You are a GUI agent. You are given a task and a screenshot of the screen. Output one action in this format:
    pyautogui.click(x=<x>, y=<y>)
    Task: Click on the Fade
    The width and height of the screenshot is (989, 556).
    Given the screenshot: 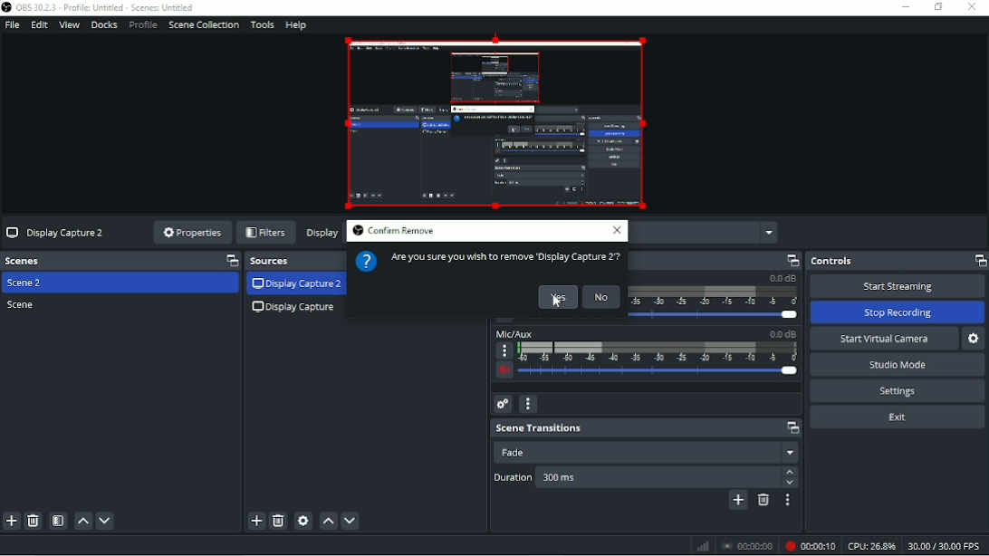 What is the action you would take?
    pyautogui.click(x=646, y=452)
    